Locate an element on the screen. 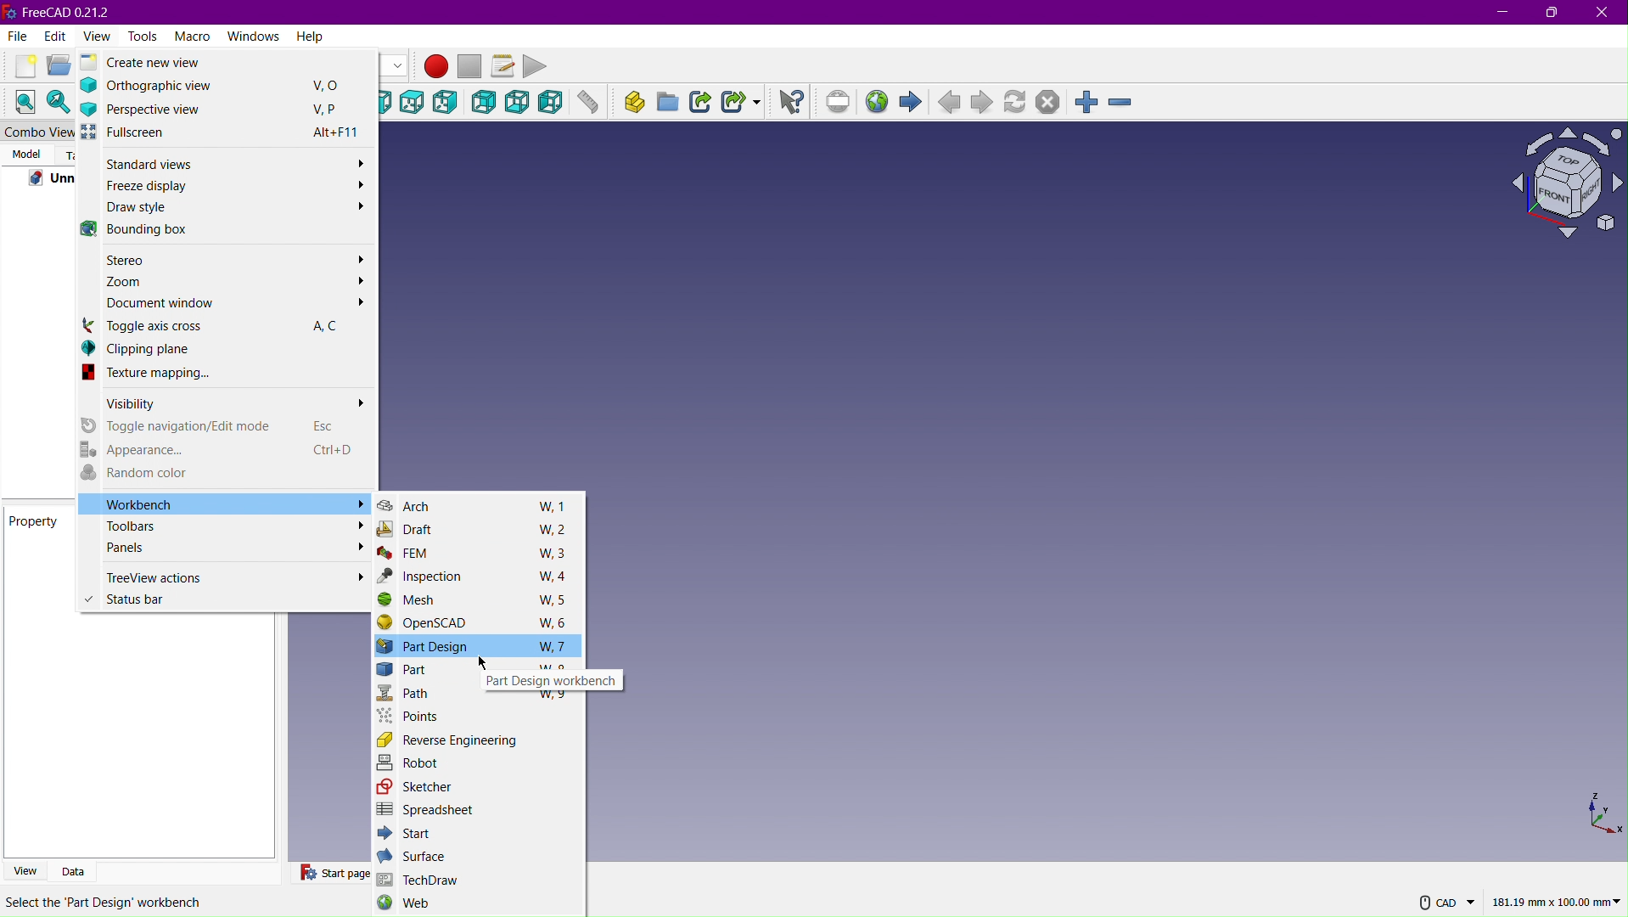  Robot is located at coordinates (408, 765).